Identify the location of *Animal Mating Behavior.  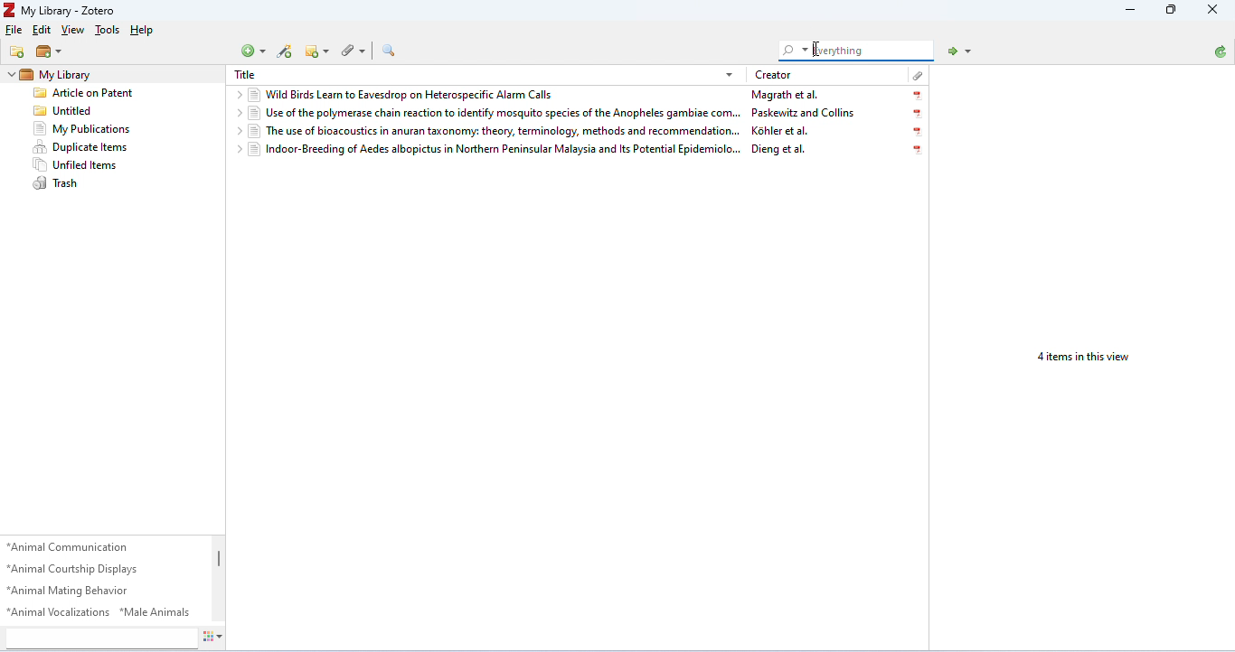
(78, 591).